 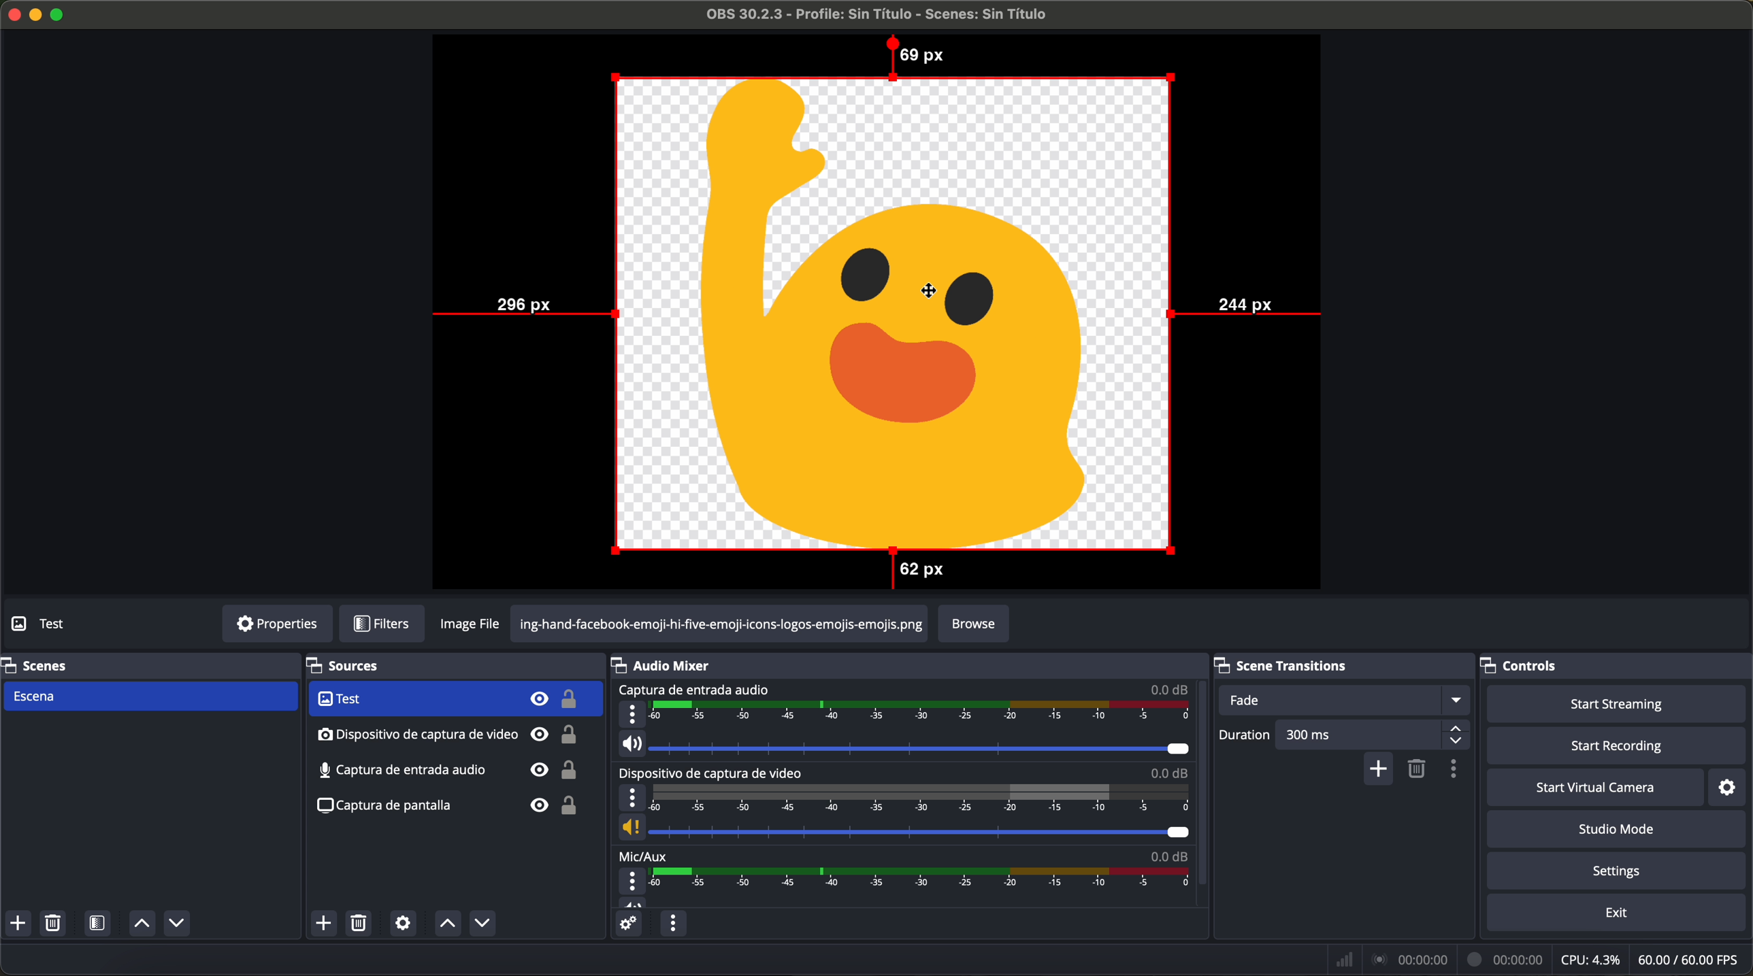 What do you see at coordinates (60, 13) in the screenshot?
I see `maximize program` at bounding box center [60, 13].